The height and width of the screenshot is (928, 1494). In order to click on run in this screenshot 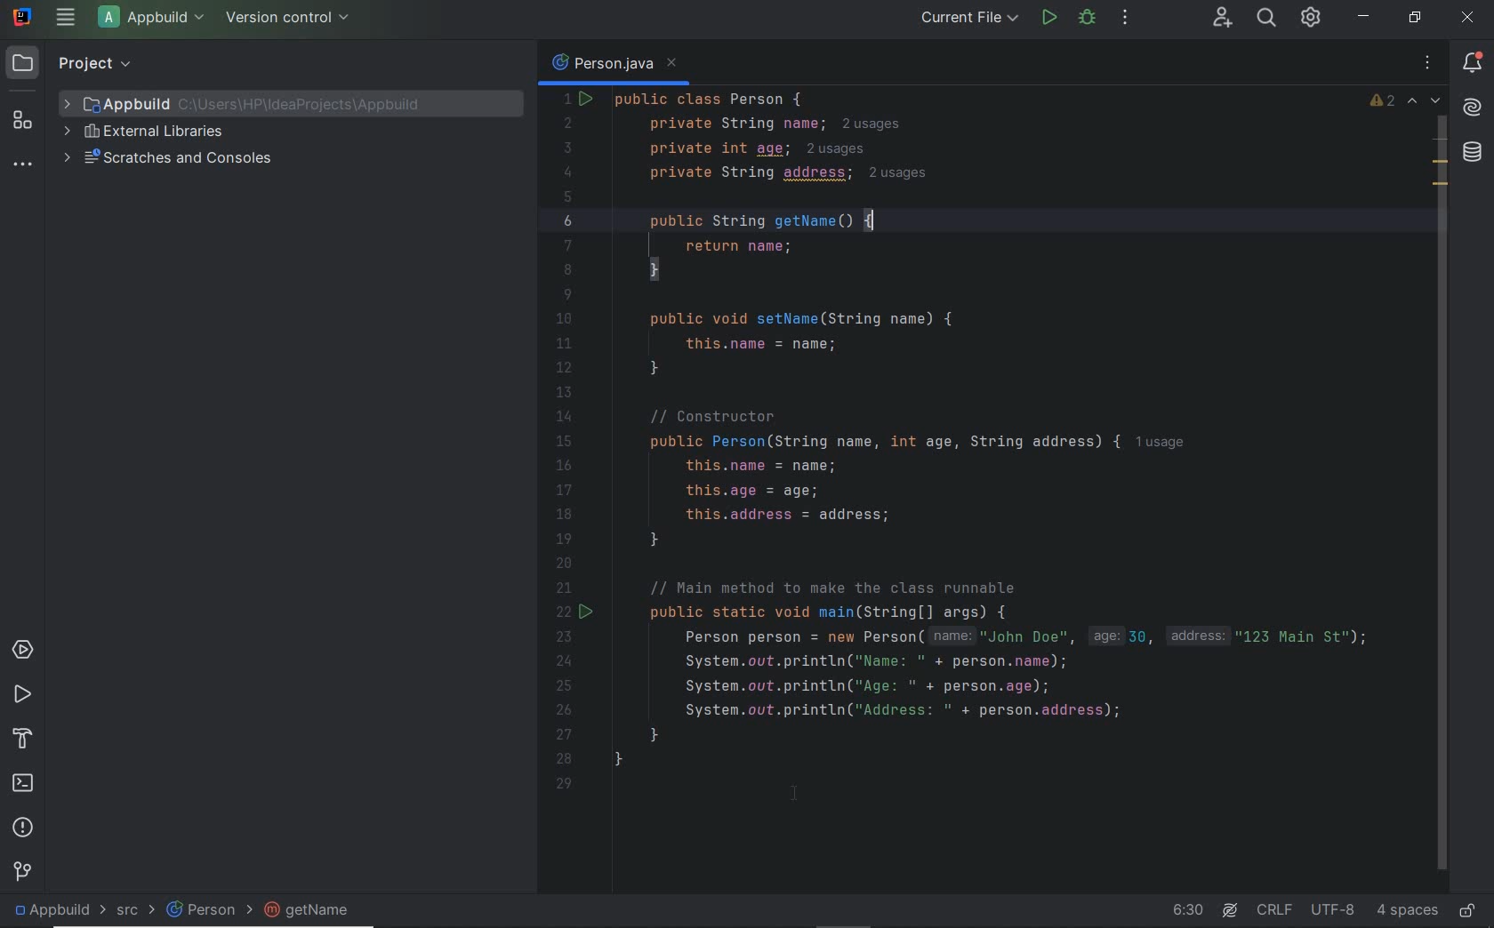, I will do `click(20, 692)`.